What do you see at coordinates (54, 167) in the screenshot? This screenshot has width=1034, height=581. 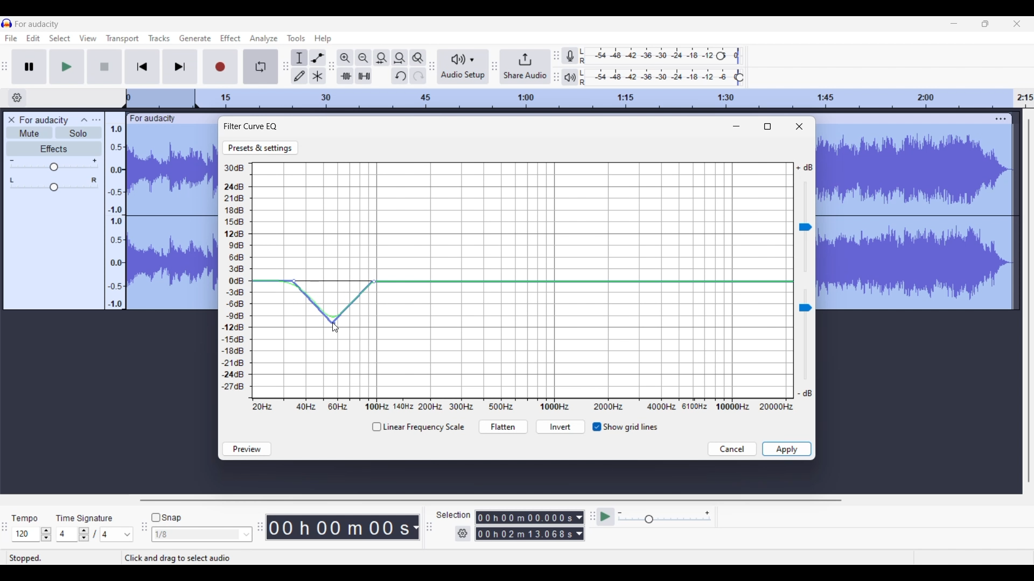 I see `Change gain` at bounding box center [54, 167].